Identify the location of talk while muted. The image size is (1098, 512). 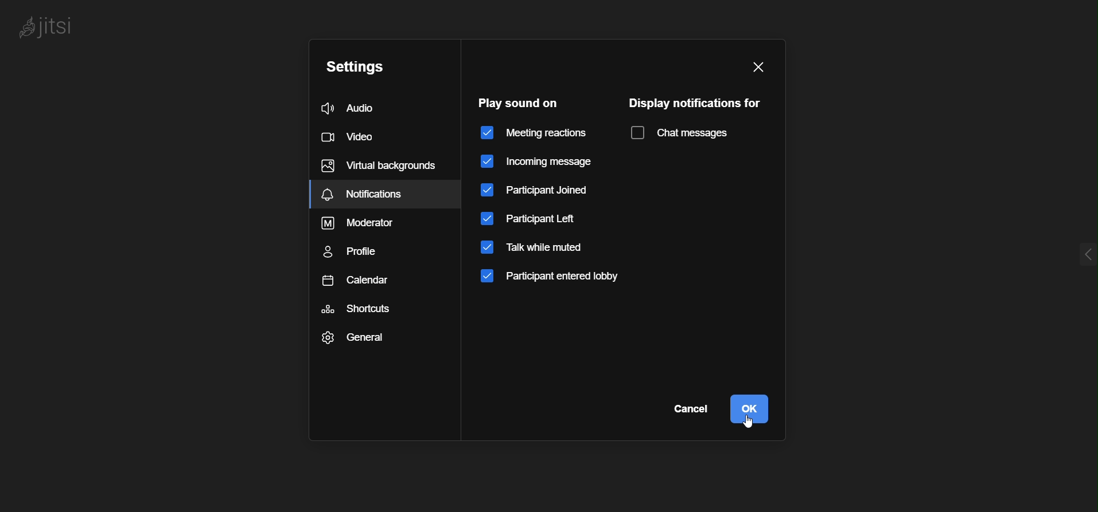
(532, 250).